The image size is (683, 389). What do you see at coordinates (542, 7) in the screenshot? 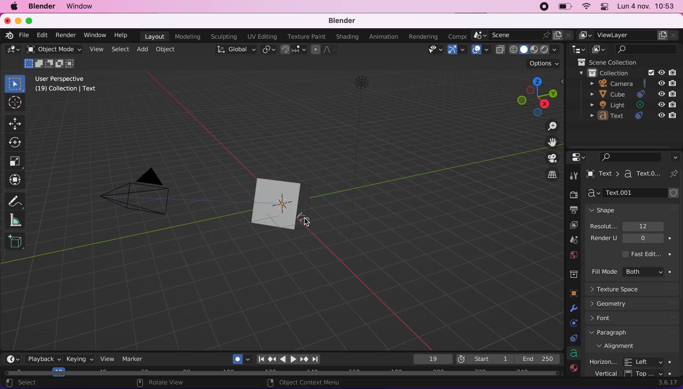
I see `recording stopped` at bounding box center [542, 7].